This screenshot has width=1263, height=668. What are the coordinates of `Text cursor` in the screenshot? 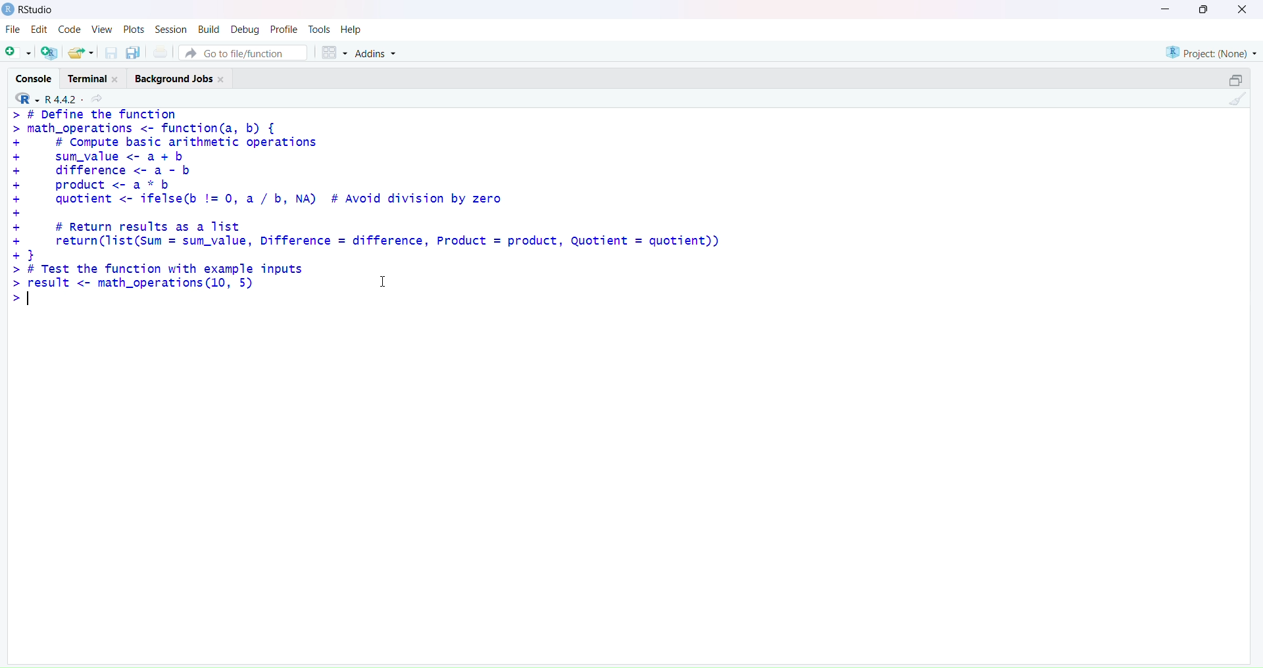 It's located at (386, 280).